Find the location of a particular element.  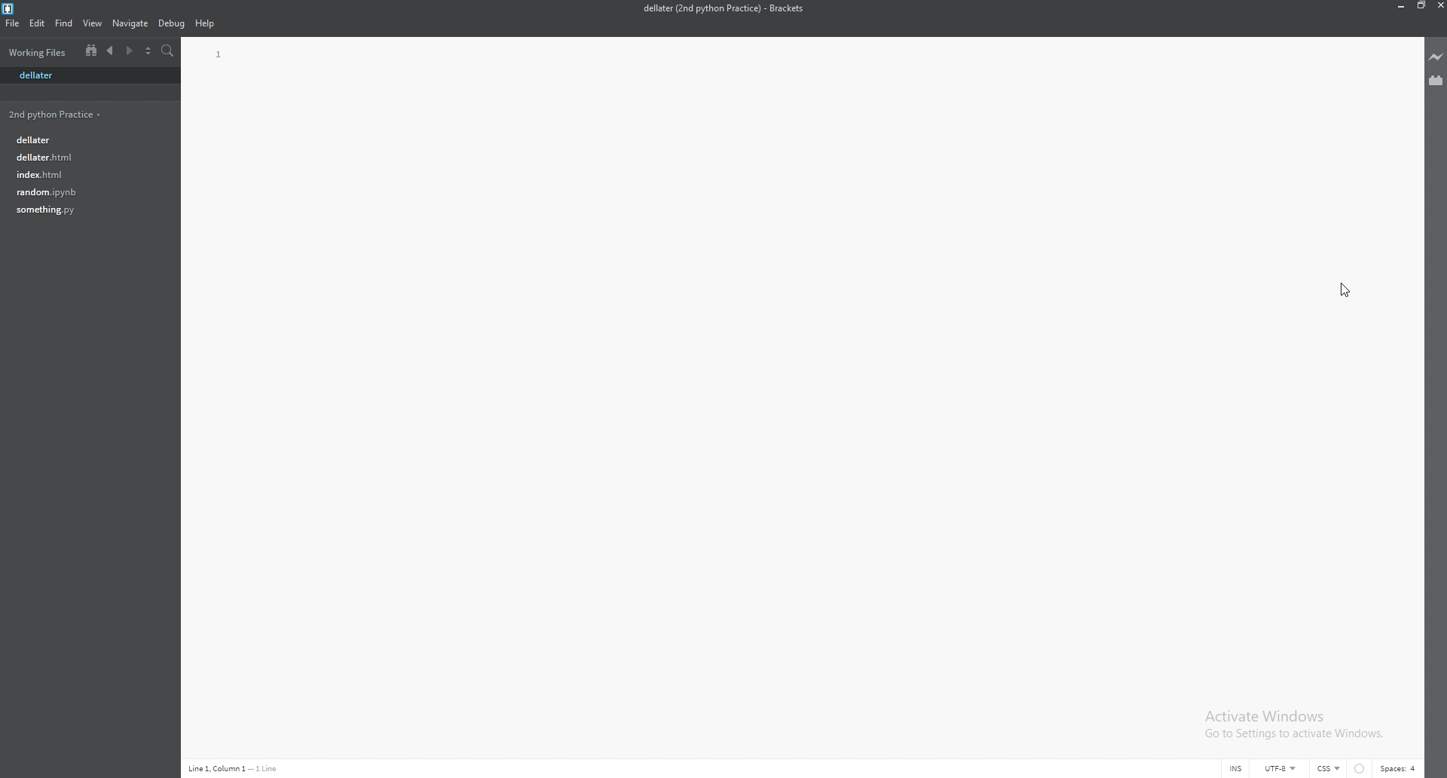

navigate is located at coordinates (130, 24).